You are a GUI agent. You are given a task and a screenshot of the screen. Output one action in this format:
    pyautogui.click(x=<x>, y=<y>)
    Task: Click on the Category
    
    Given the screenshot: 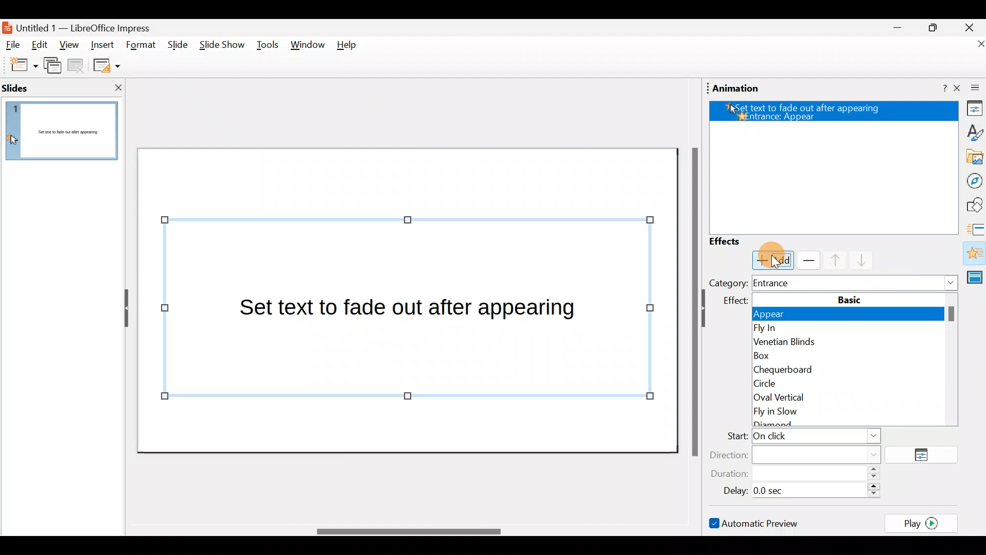 What is the action you would take?
    pyautogui.click(x=728, y=283)
    